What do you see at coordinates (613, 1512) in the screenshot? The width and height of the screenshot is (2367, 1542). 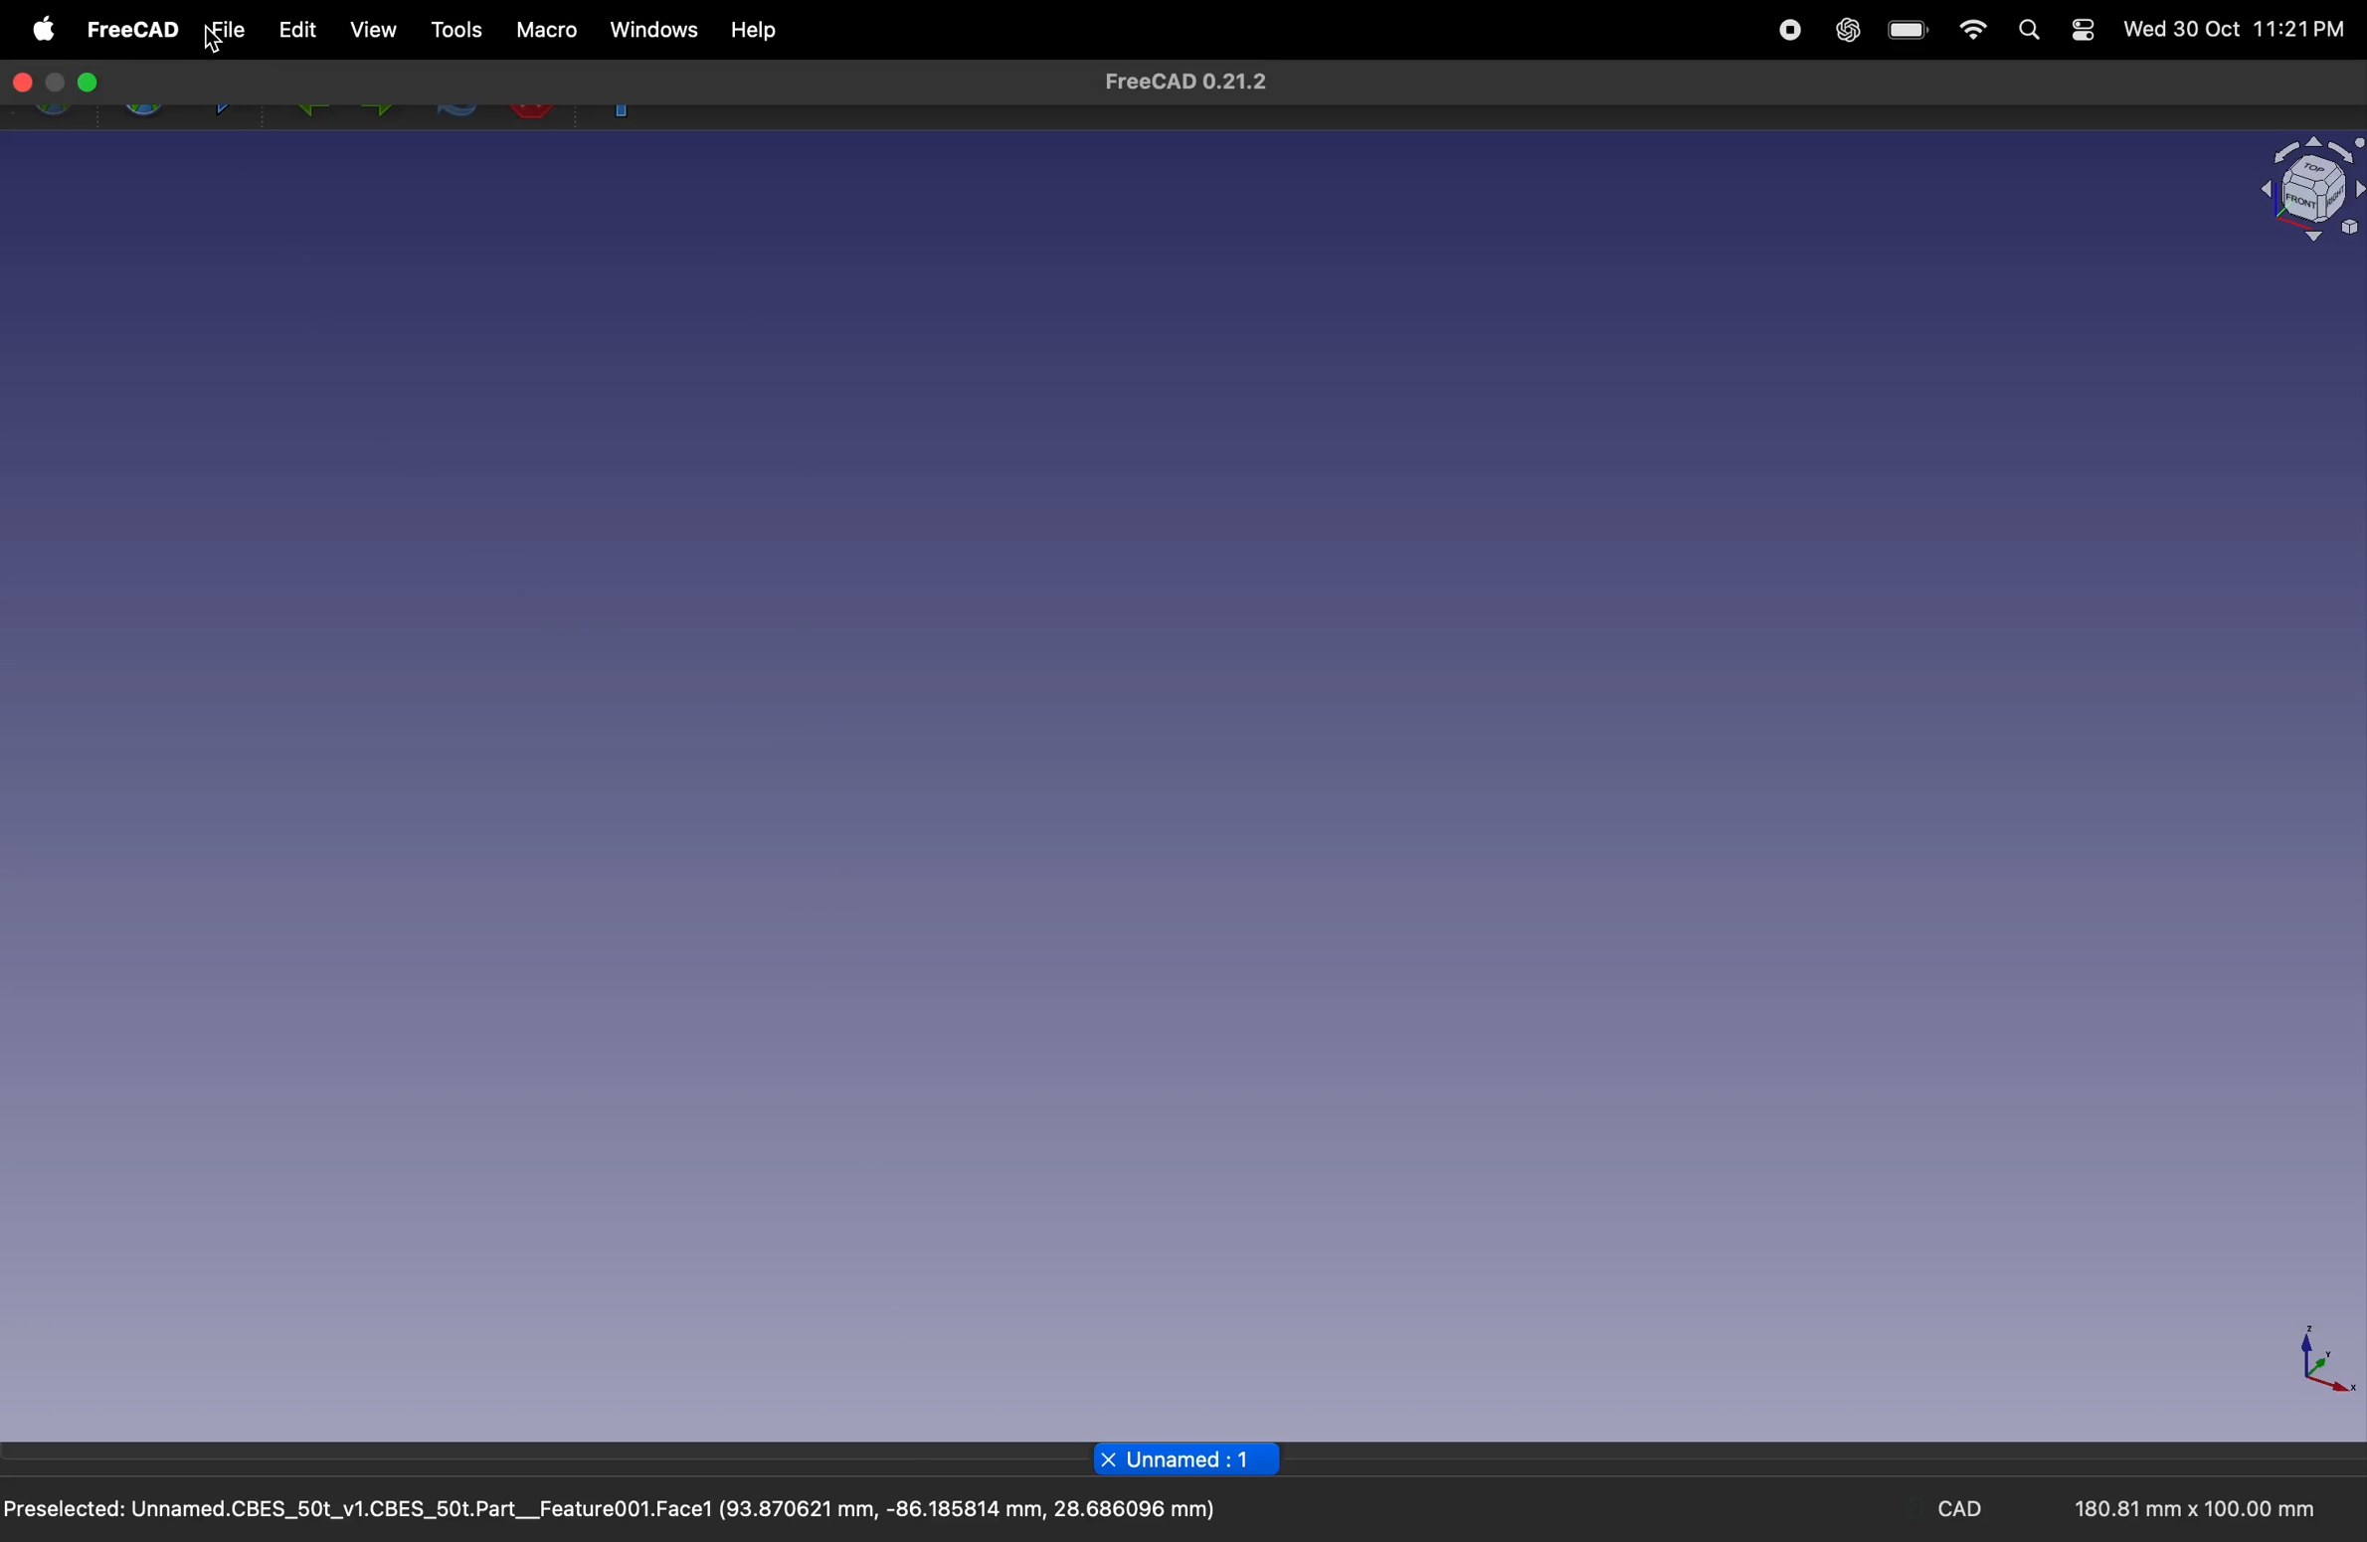 I see `Preselected: Unnamed.CBES_50t_v1.CBES_50t.Part__Feature001.Face1 (93.870621 mm, -86.185814 mm, 28.686096 mm)` at bounding box center [613, 1512].